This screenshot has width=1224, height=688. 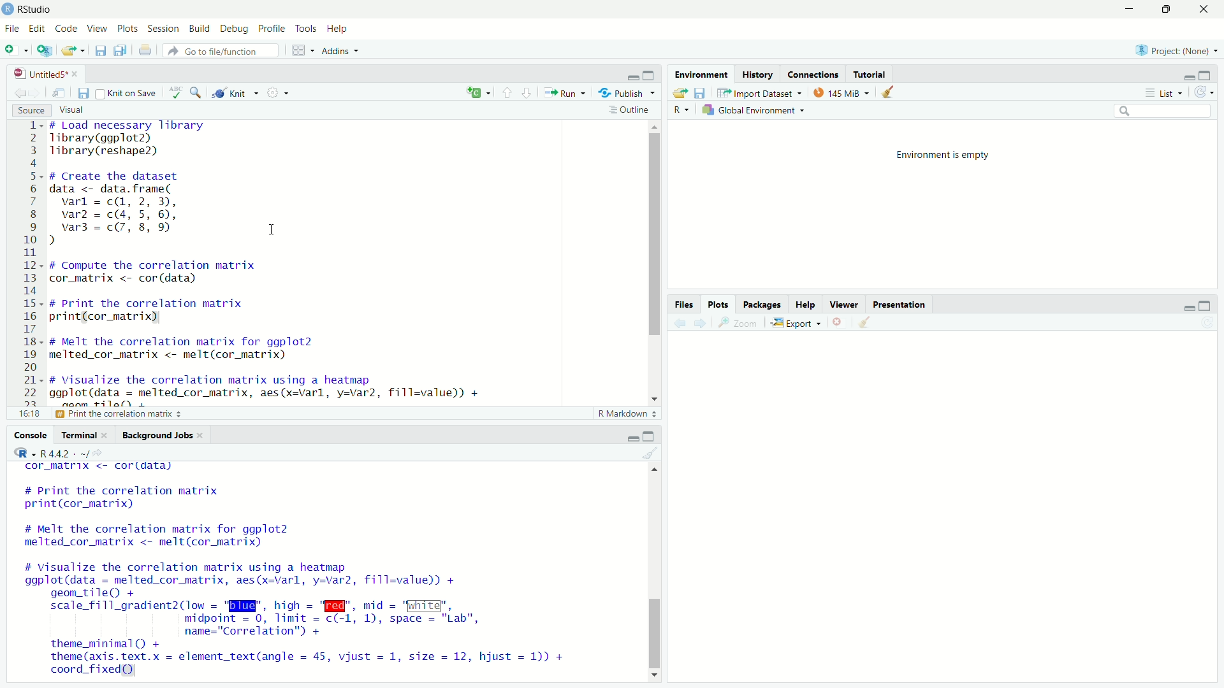 What do you see at coordinates (718, 305) in the screenshot?
I see `plots` at bounding box center [718, 305].